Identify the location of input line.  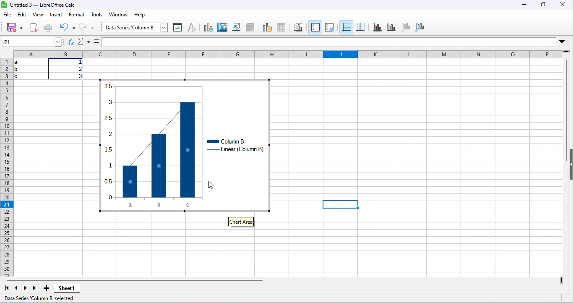
(328, 42).